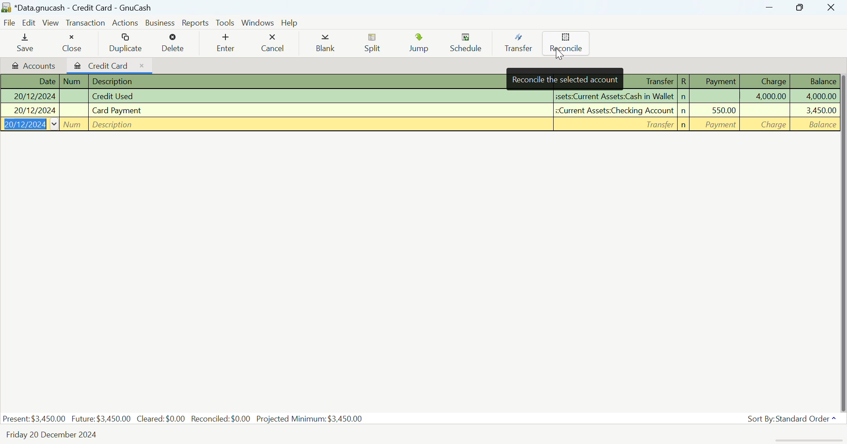  I want to click on View, so click(50, 22).